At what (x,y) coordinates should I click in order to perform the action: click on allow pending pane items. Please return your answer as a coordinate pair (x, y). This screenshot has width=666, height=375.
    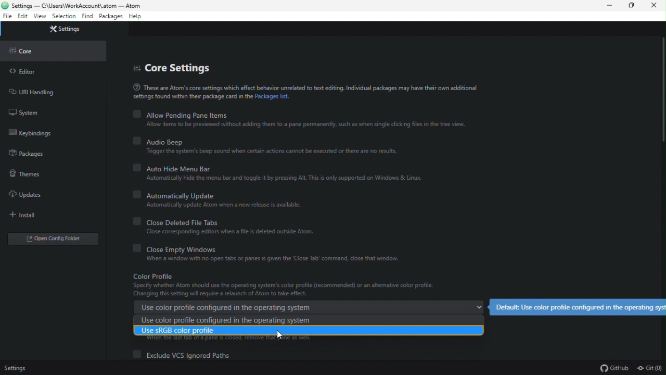
    Looking at the image, I should click on (299, 119).